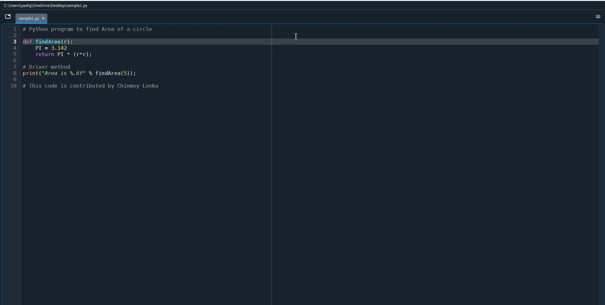  I want to click on Insertion cursor, so click(294, 36).